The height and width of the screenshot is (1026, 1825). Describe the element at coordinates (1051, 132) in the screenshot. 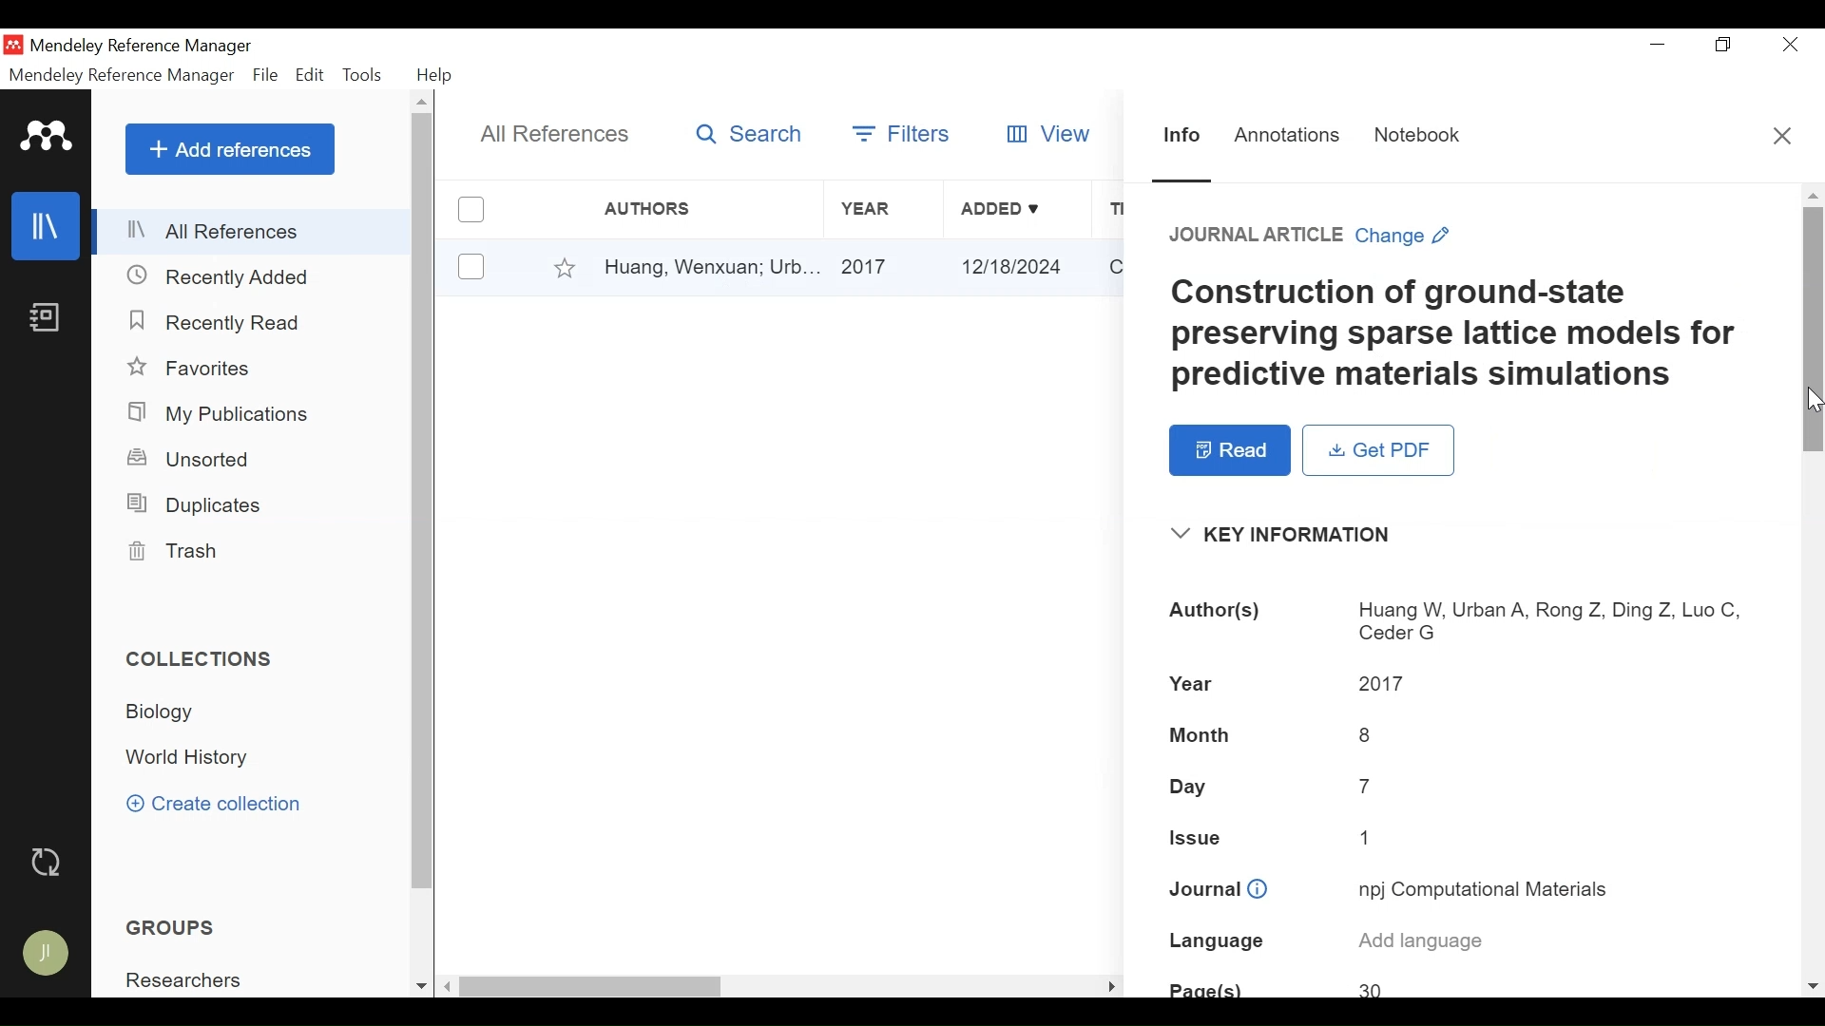

I see `View` at that location.